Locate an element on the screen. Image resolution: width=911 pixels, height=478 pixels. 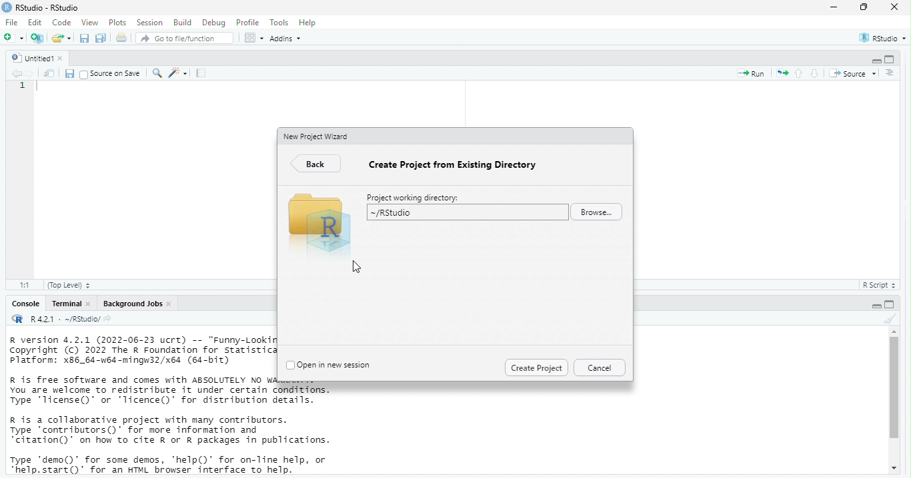
project working directory is located at coordinates (417, 196).